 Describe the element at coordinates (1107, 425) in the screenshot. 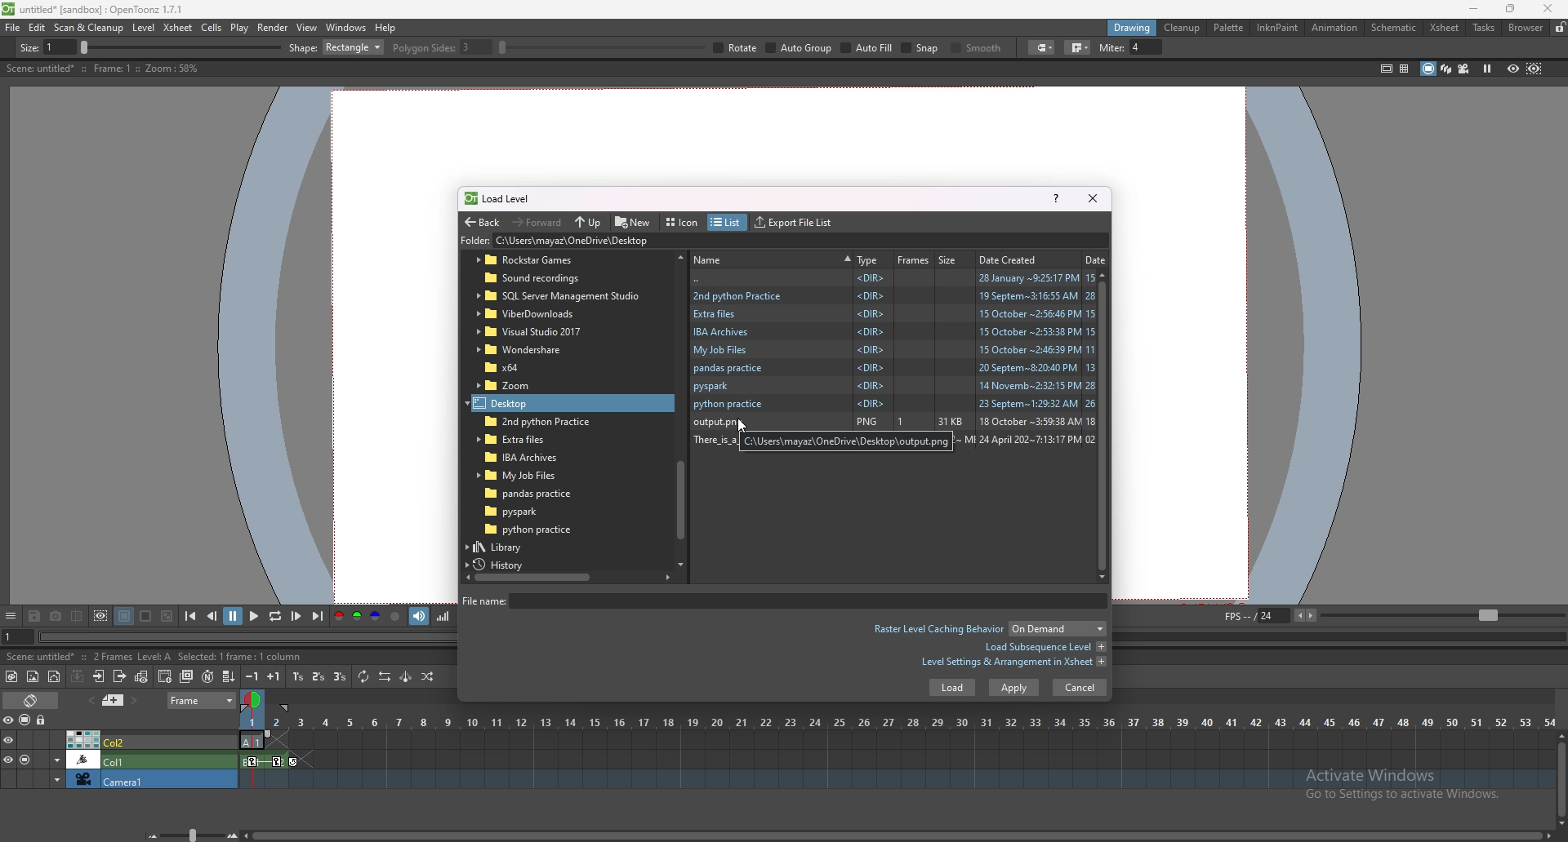

I see `scroll bar` at that location.